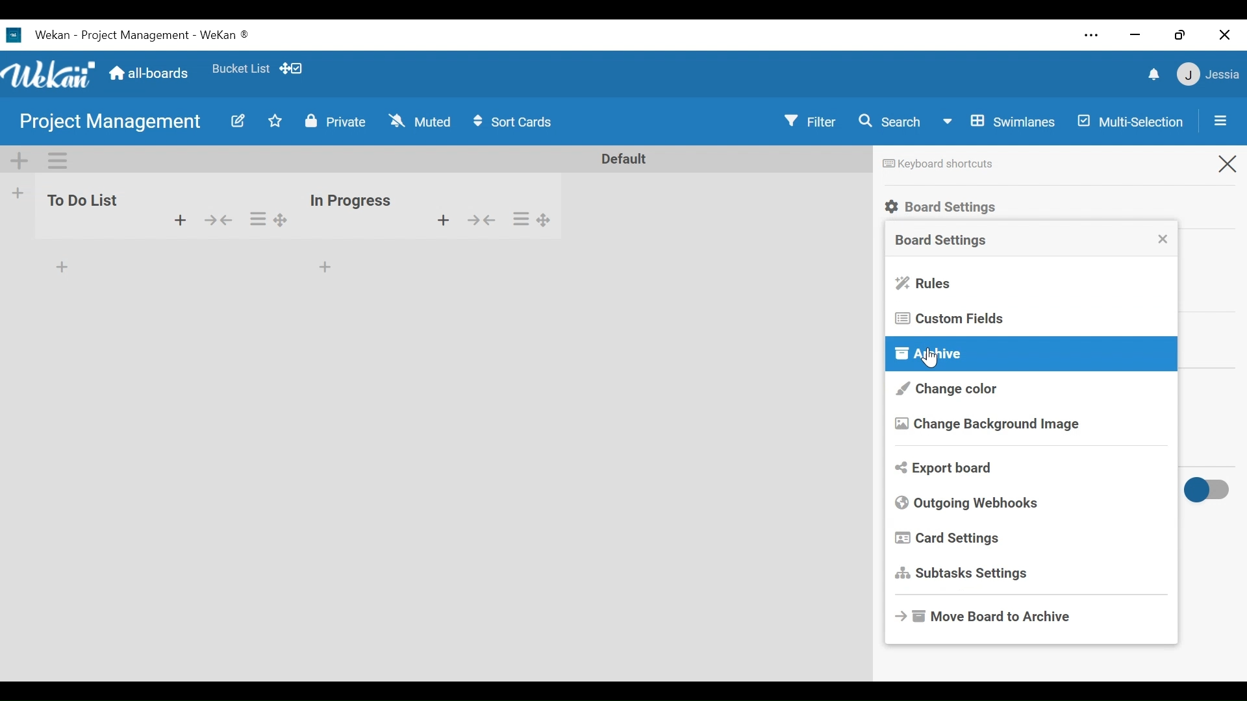 This screenshot has height=701, width=1247. What do you see at coordinates (20, 161) in the screenshot?
I see `Add Swimlane` at bounding box center [20, 161].